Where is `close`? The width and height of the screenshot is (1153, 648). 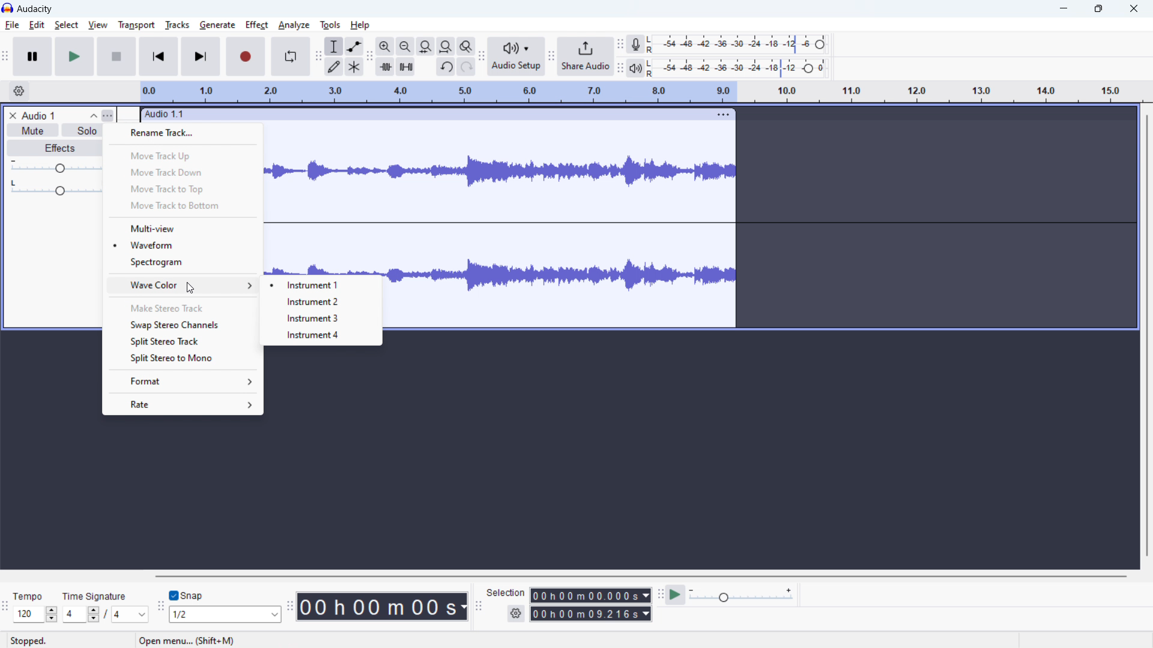
close is located at coordinates (1134, 10).